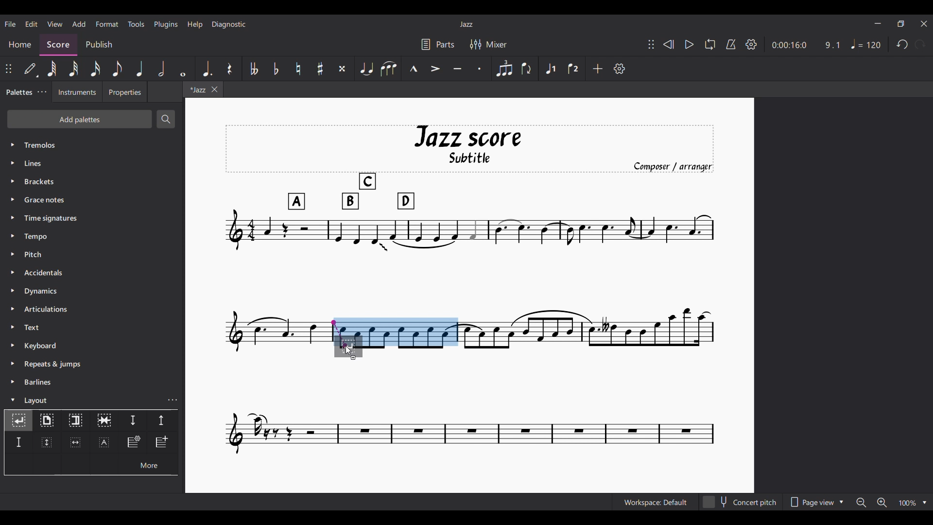 Image resolution: width=933 pixels, height=525 pixels. I want to click on Properties, so click(125, 92).